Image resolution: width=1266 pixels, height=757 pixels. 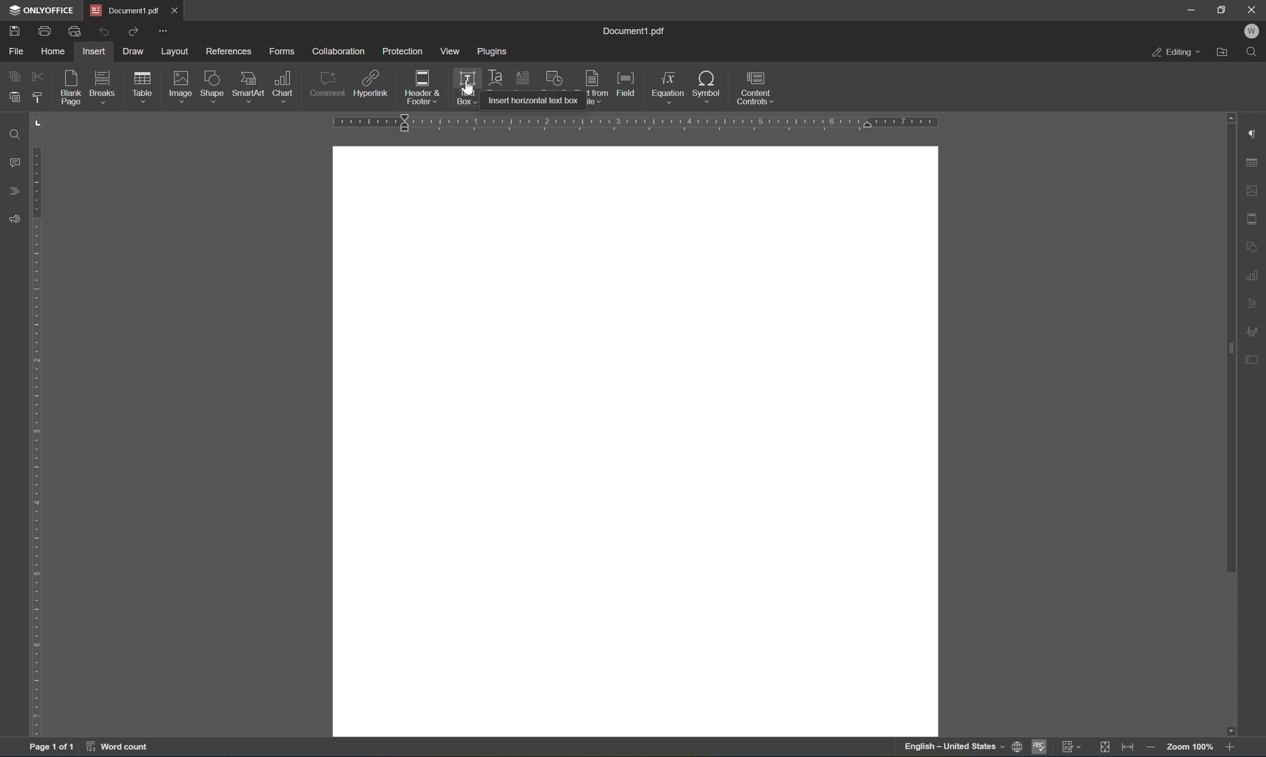 I want to click on hyperlink, so click(x=371, y=86).